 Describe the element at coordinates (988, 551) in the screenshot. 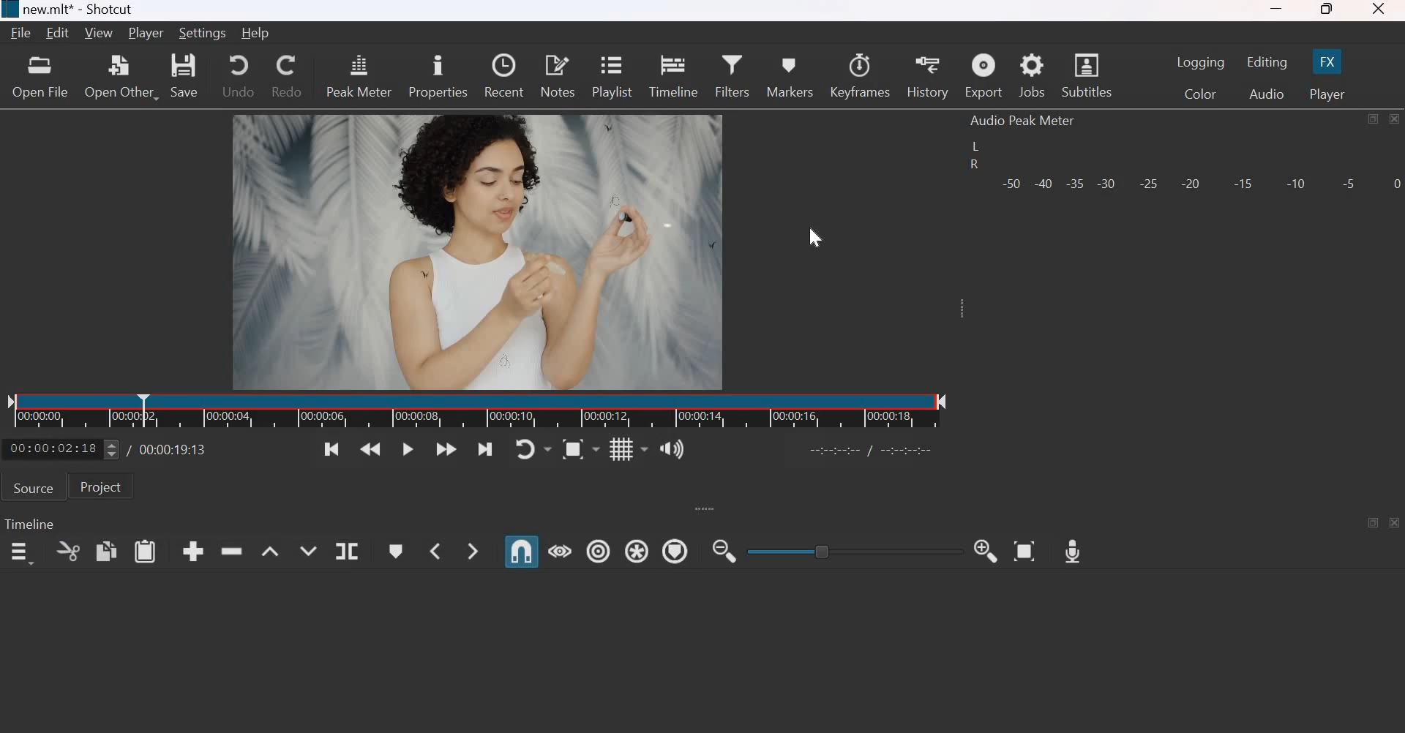

I see `Zoom Timeline in` at that location.